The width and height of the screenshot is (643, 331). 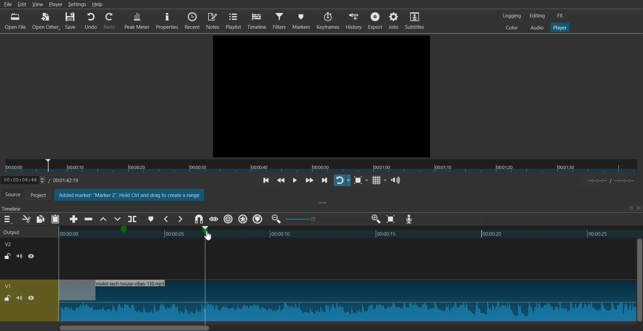 I want to click on Subtitles, so click(x=415, y=20).